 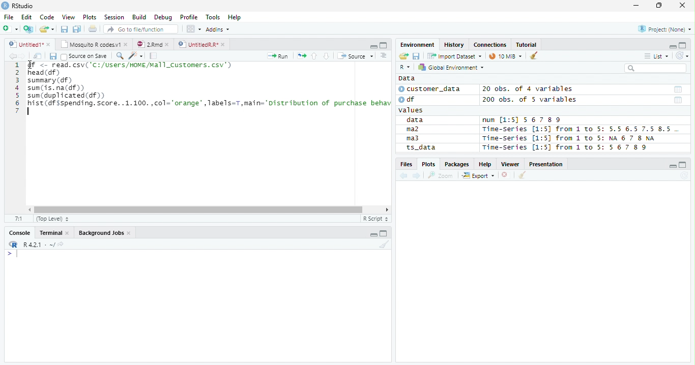 What do you see at coordinates (683, 45) in the screenshot?
I see `Maximize` at bounding box center [683, 45].